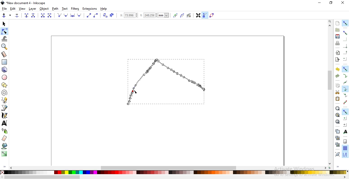 This screenshot has width=349, height=179. What do you see at coordinates (345, 132) in the screenshot?
I see `snap text anchors and baseline` at bounding box center [345, 132].